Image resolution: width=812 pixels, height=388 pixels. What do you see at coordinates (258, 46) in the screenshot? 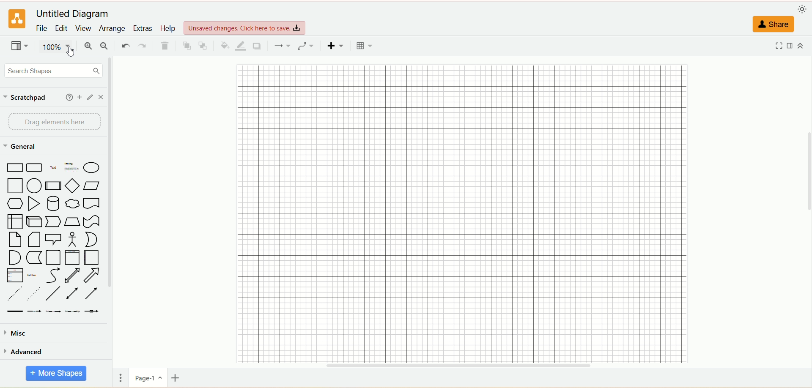
I see `shadow` at bounding box center [258, 46].